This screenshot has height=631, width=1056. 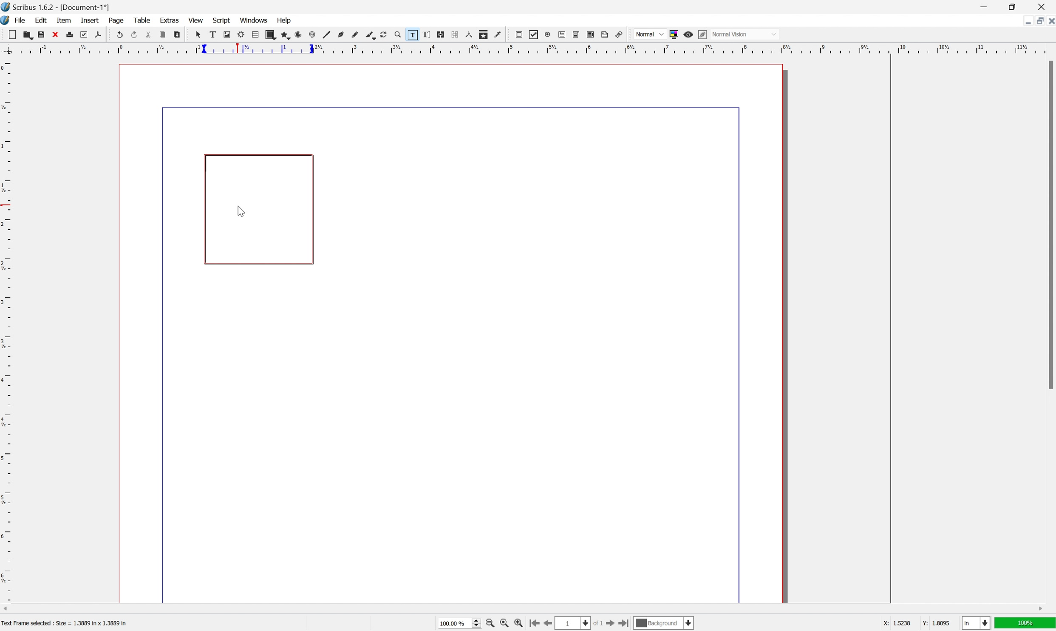 I want to click on link annotation, so click(x=620, y=34).